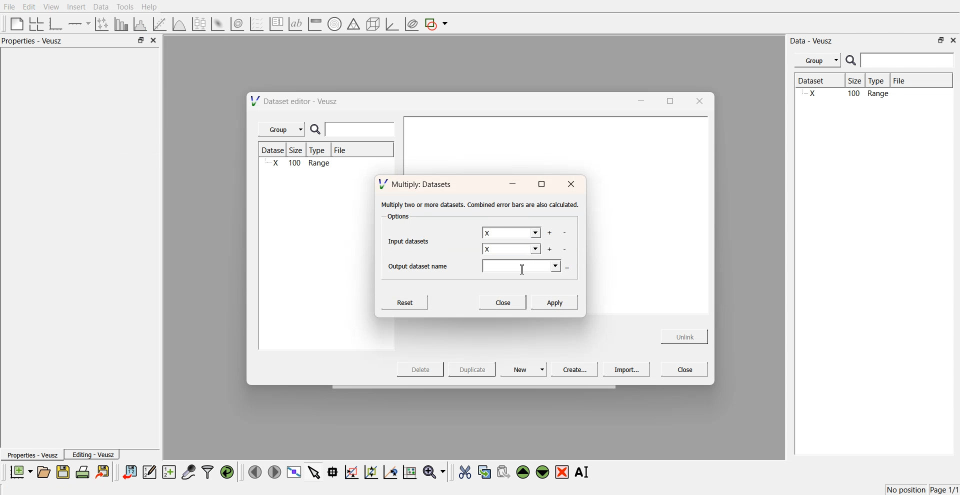 This screenshot has width=960, height=495. What do you see at coordinates (149, 473) in the screenshot?
I see `edit and enter data points` at bounding box center [149, 473].